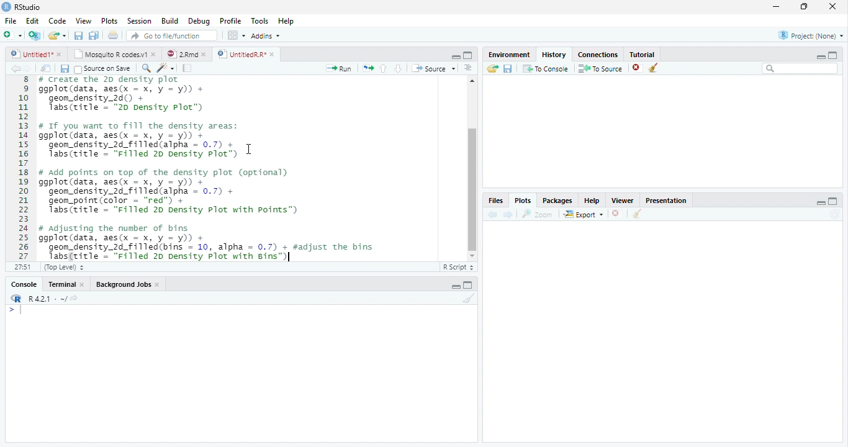  I want to click on Connections, so click(598, 55).